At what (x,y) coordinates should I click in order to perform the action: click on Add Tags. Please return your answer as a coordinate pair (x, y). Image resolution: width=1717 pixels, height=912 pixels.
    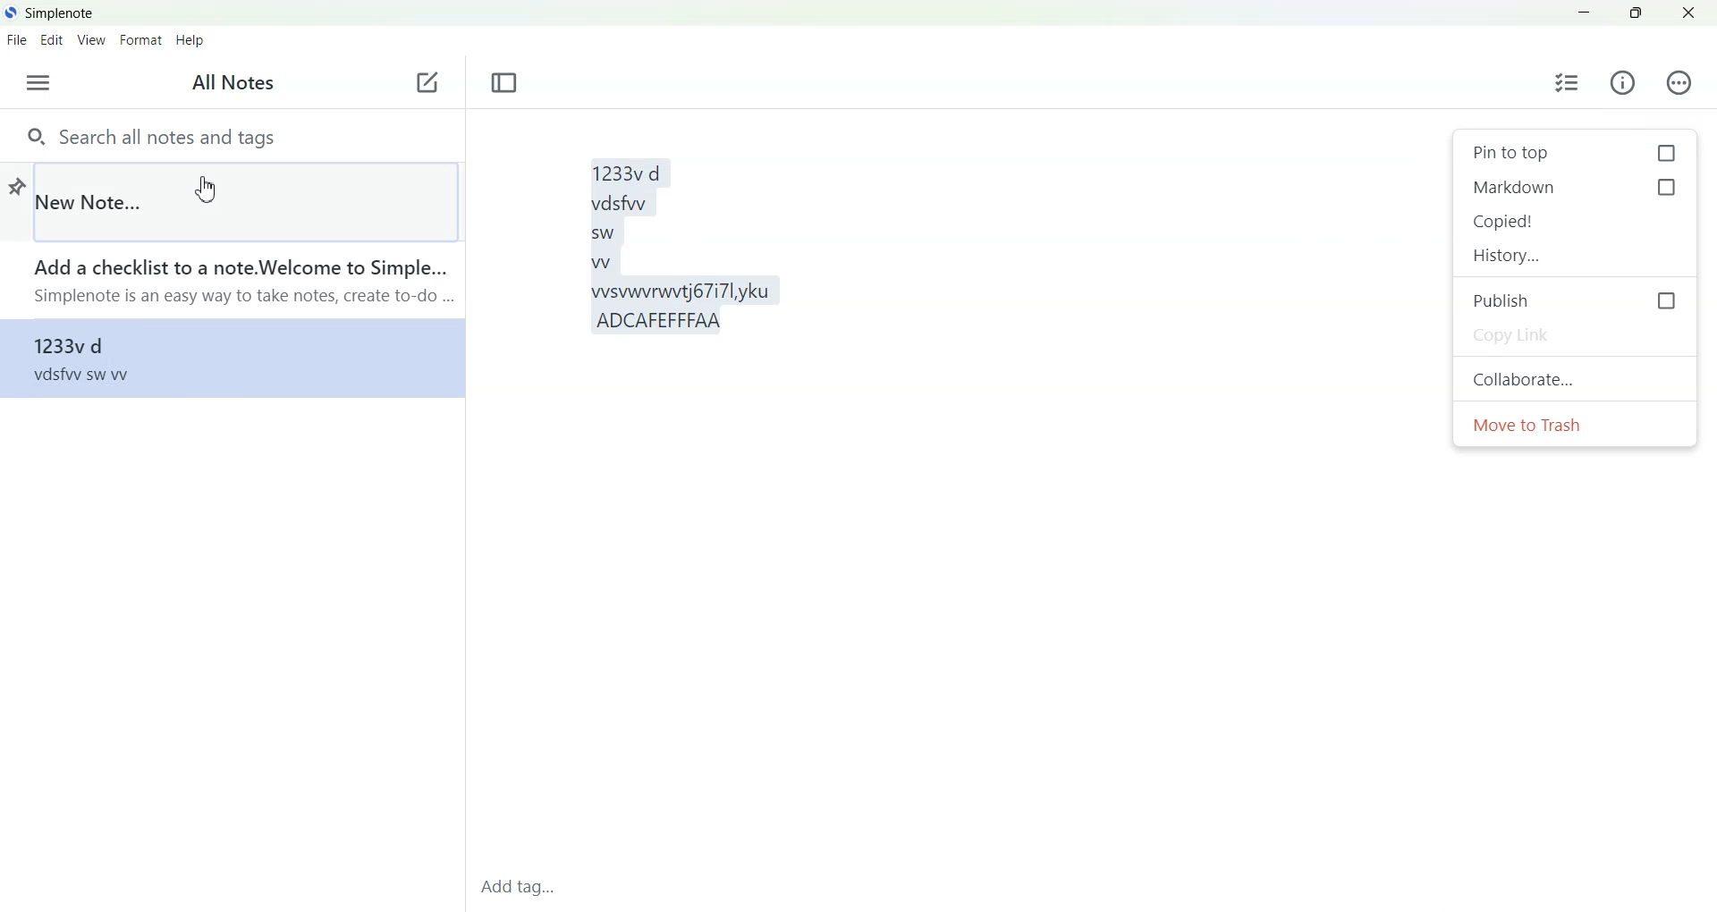
    Looking at the image, I should click on (524, 888).